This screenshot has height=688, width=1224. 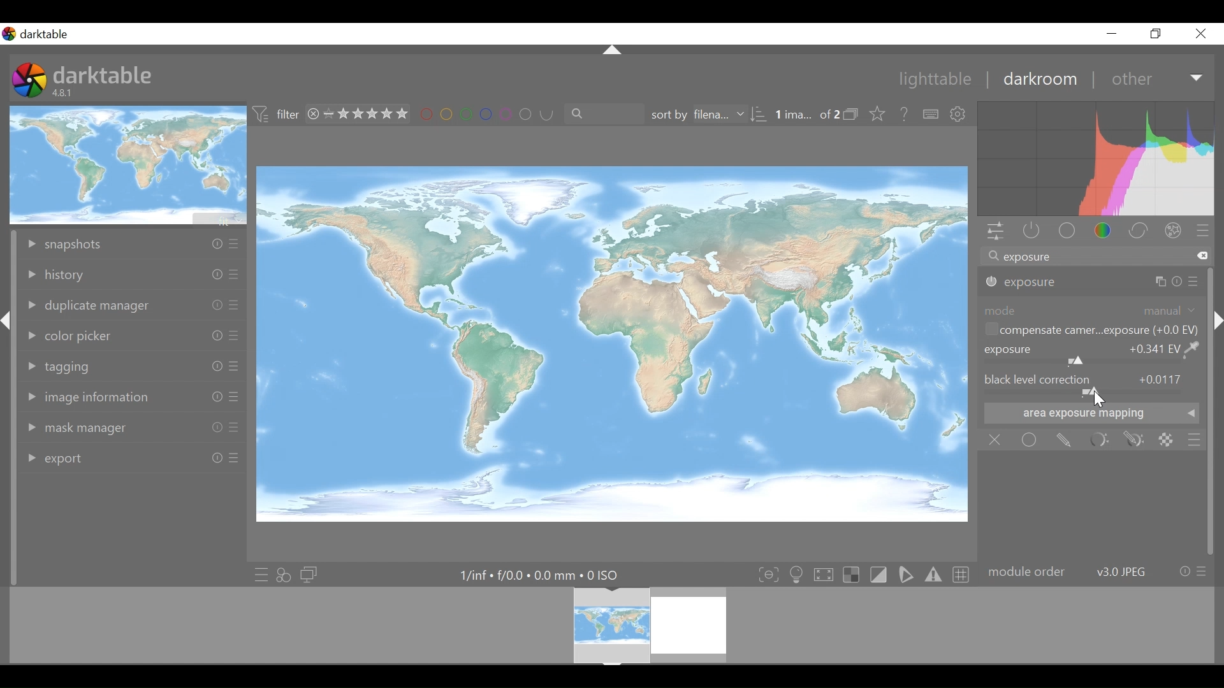 What do you see at coordinates (929, 114) in the screenshot?
I see `define shortcut ` at bounding box center [929, 114].